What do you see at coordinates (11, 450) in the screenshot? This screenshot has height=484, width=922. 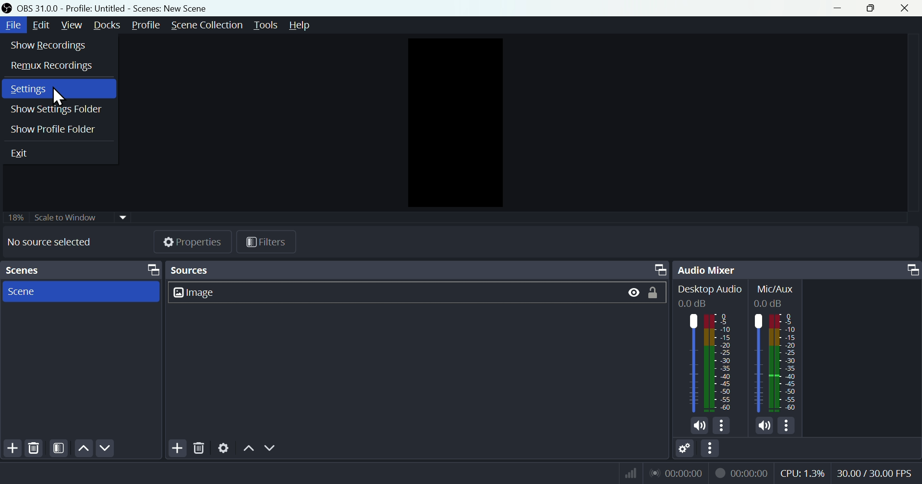 I see `Add` at bounding box center [11, 450].